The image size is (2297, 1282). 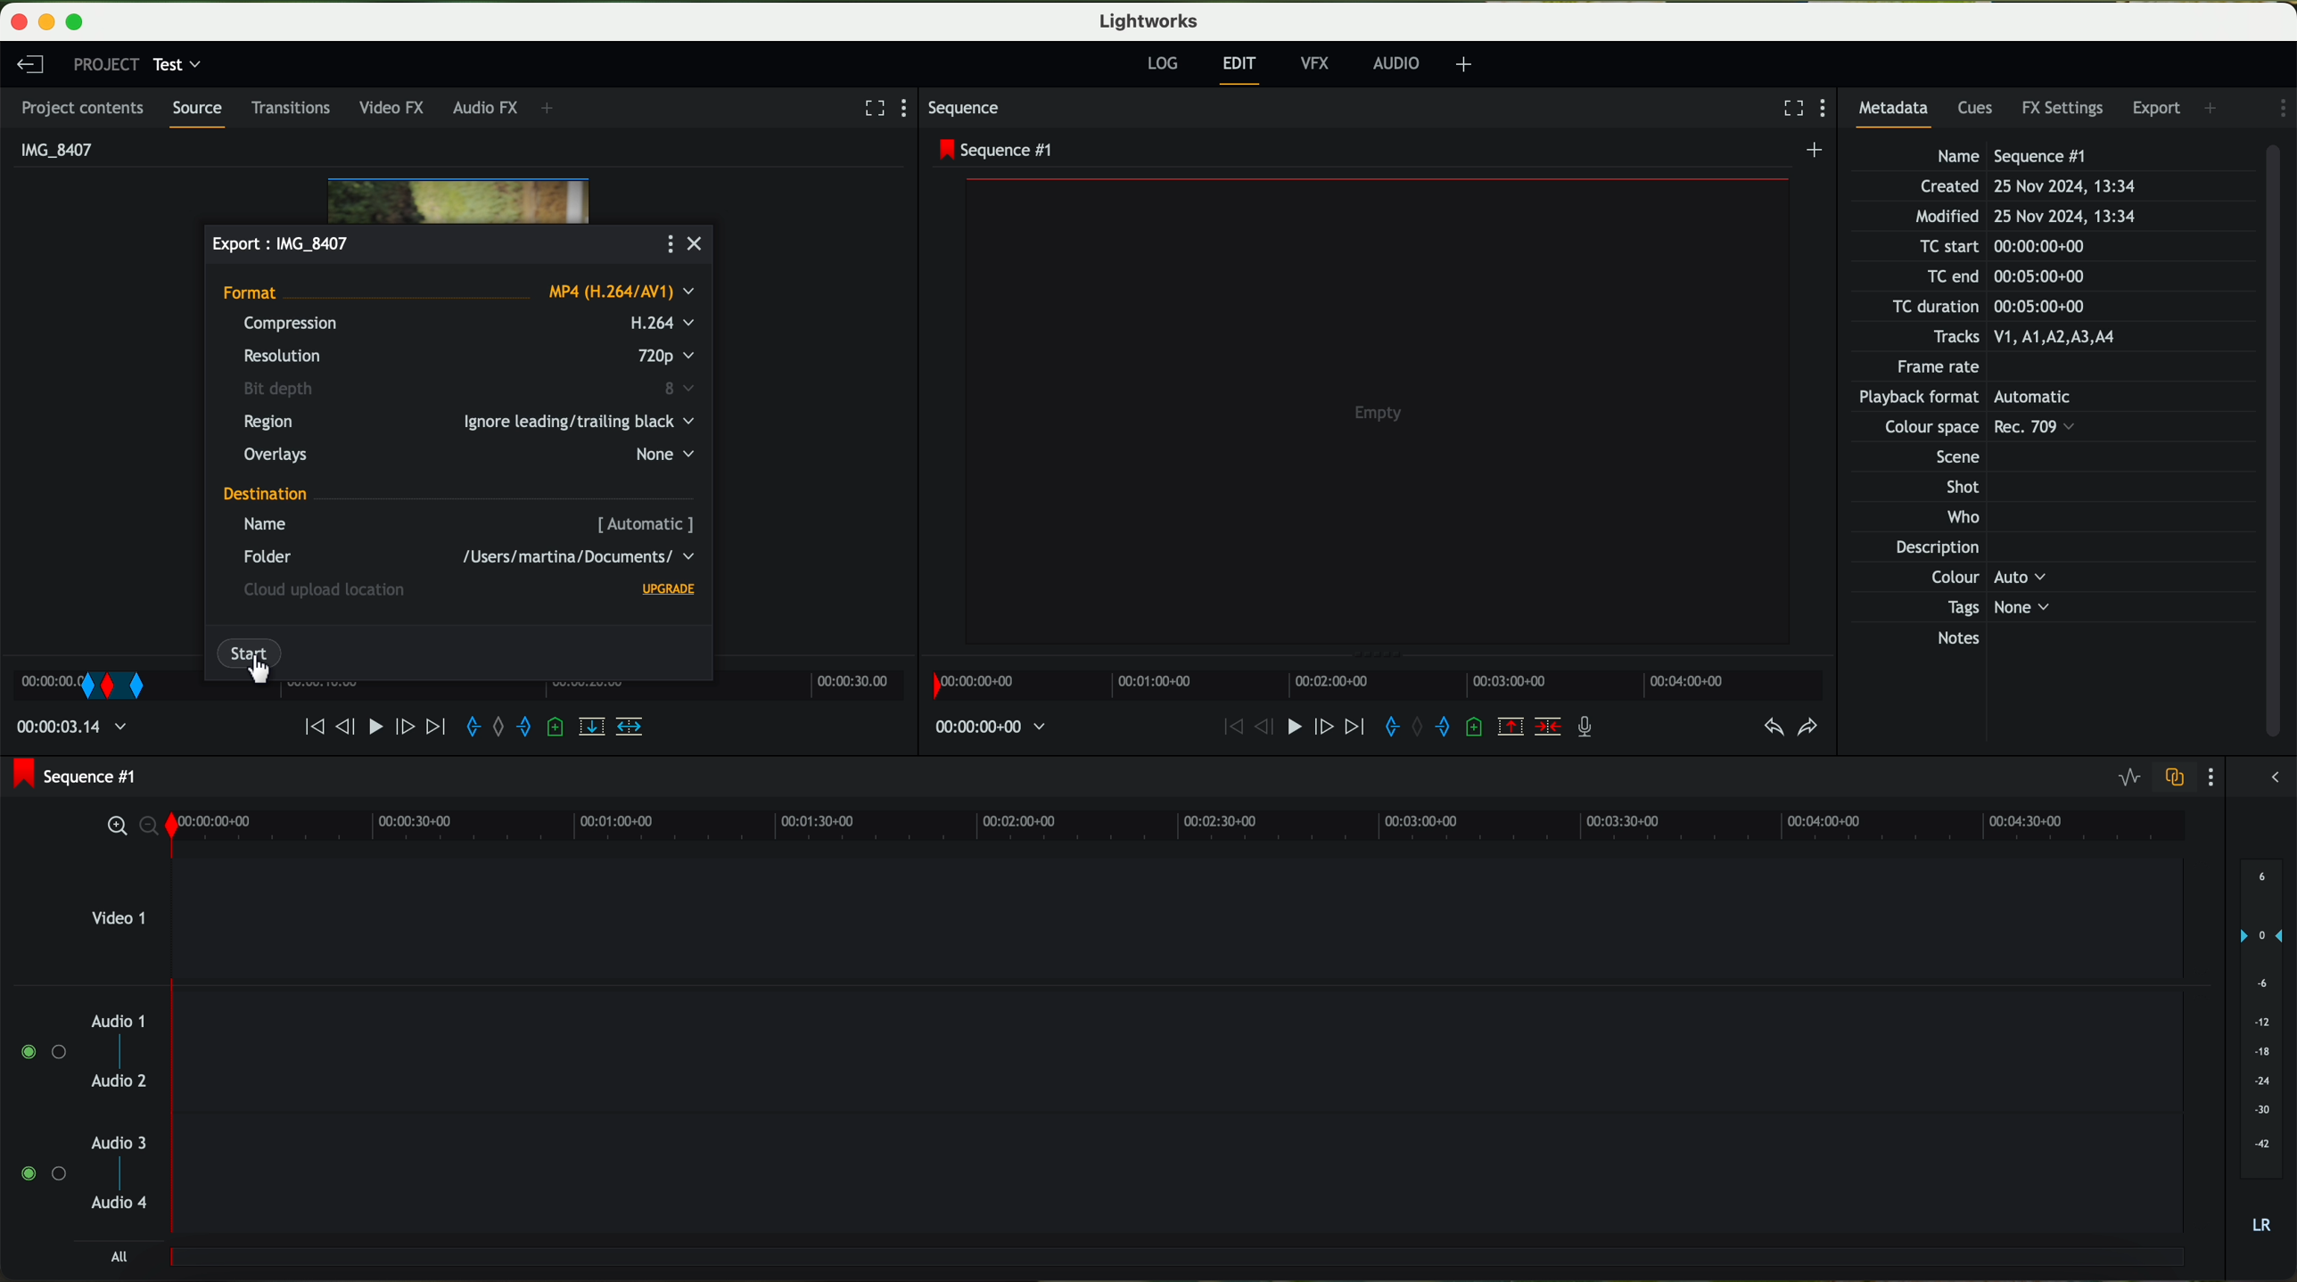 I want to click on Modified, so click(x=2023, y=218).